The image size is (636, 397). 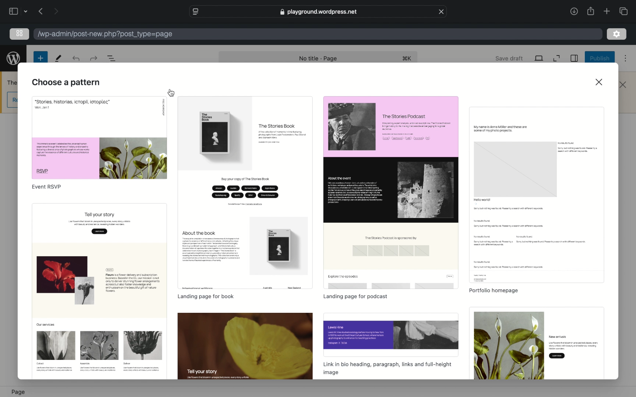 I want to click on grid  view, so click(x=20, y=33).